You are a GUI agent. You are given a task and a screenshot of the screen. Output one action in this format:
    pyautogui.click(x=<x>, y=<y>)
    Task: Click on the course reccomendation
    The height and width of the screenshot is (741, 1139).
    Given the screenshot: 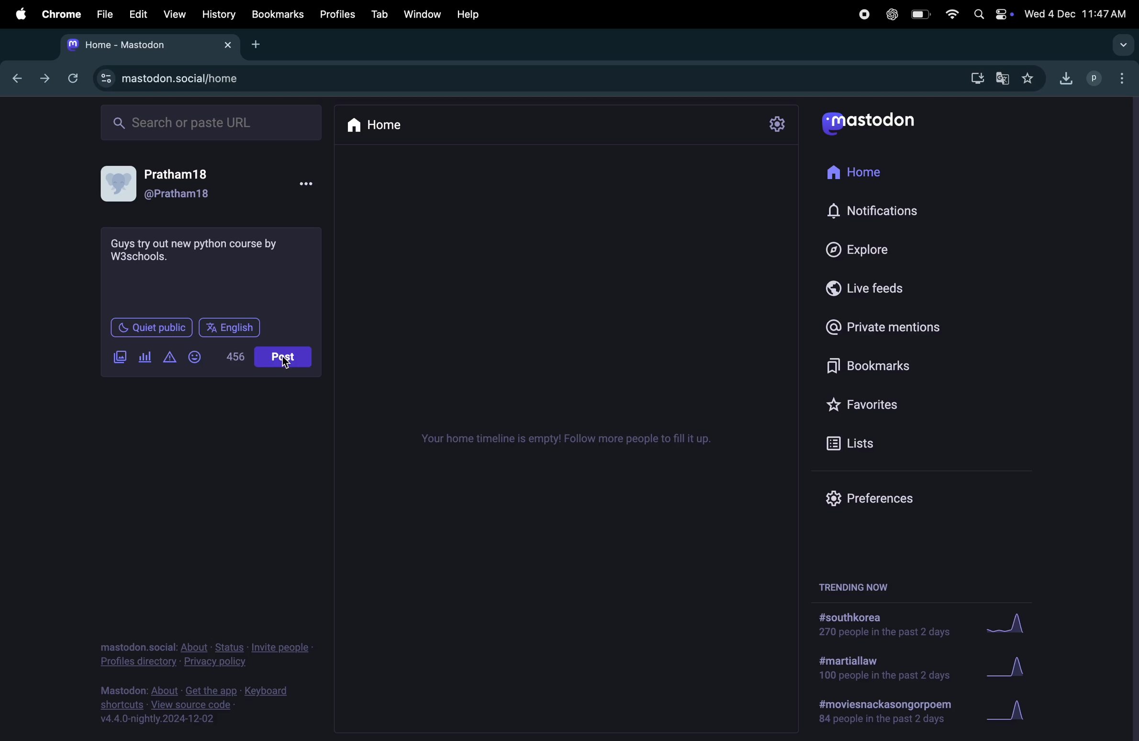 What is the action you would take?
    pyautogui.click(x=198, y=251)
    